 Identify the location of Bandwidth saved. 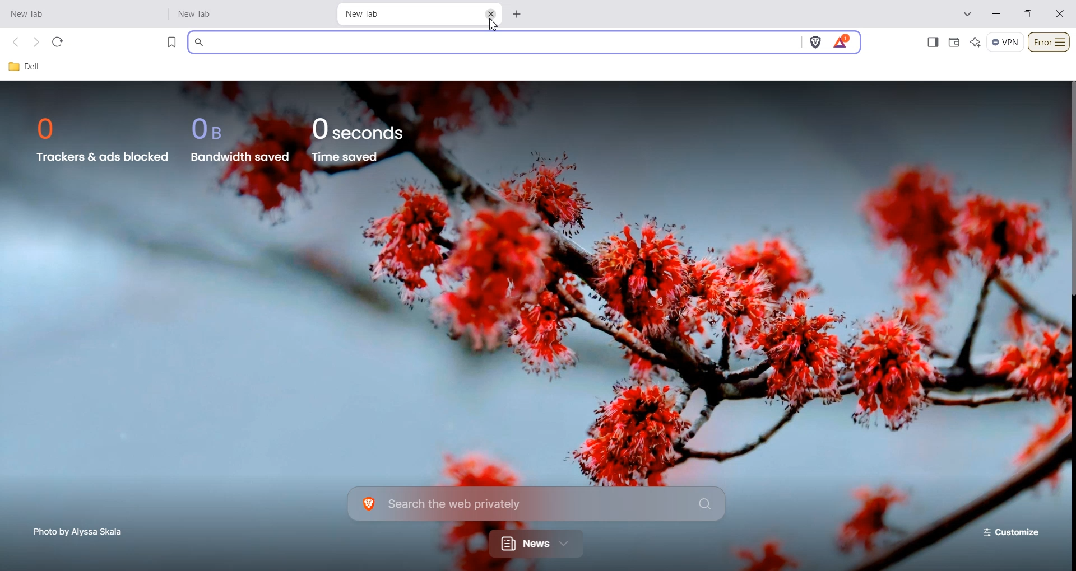
(242, 157).